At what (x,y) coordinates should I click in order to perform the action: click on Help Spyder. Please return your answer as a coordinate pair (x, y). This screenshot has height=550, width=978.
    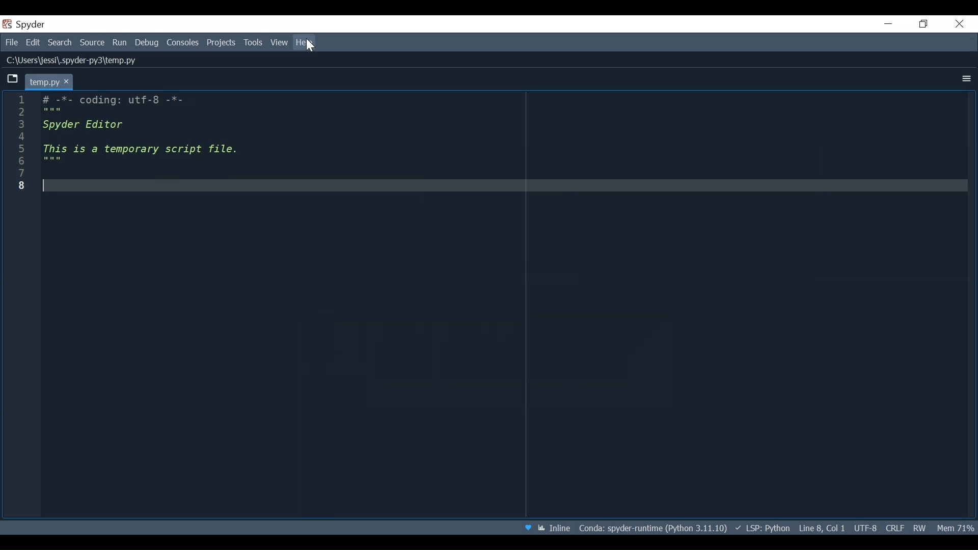
    Looking at the image, I should click on (528, 529).